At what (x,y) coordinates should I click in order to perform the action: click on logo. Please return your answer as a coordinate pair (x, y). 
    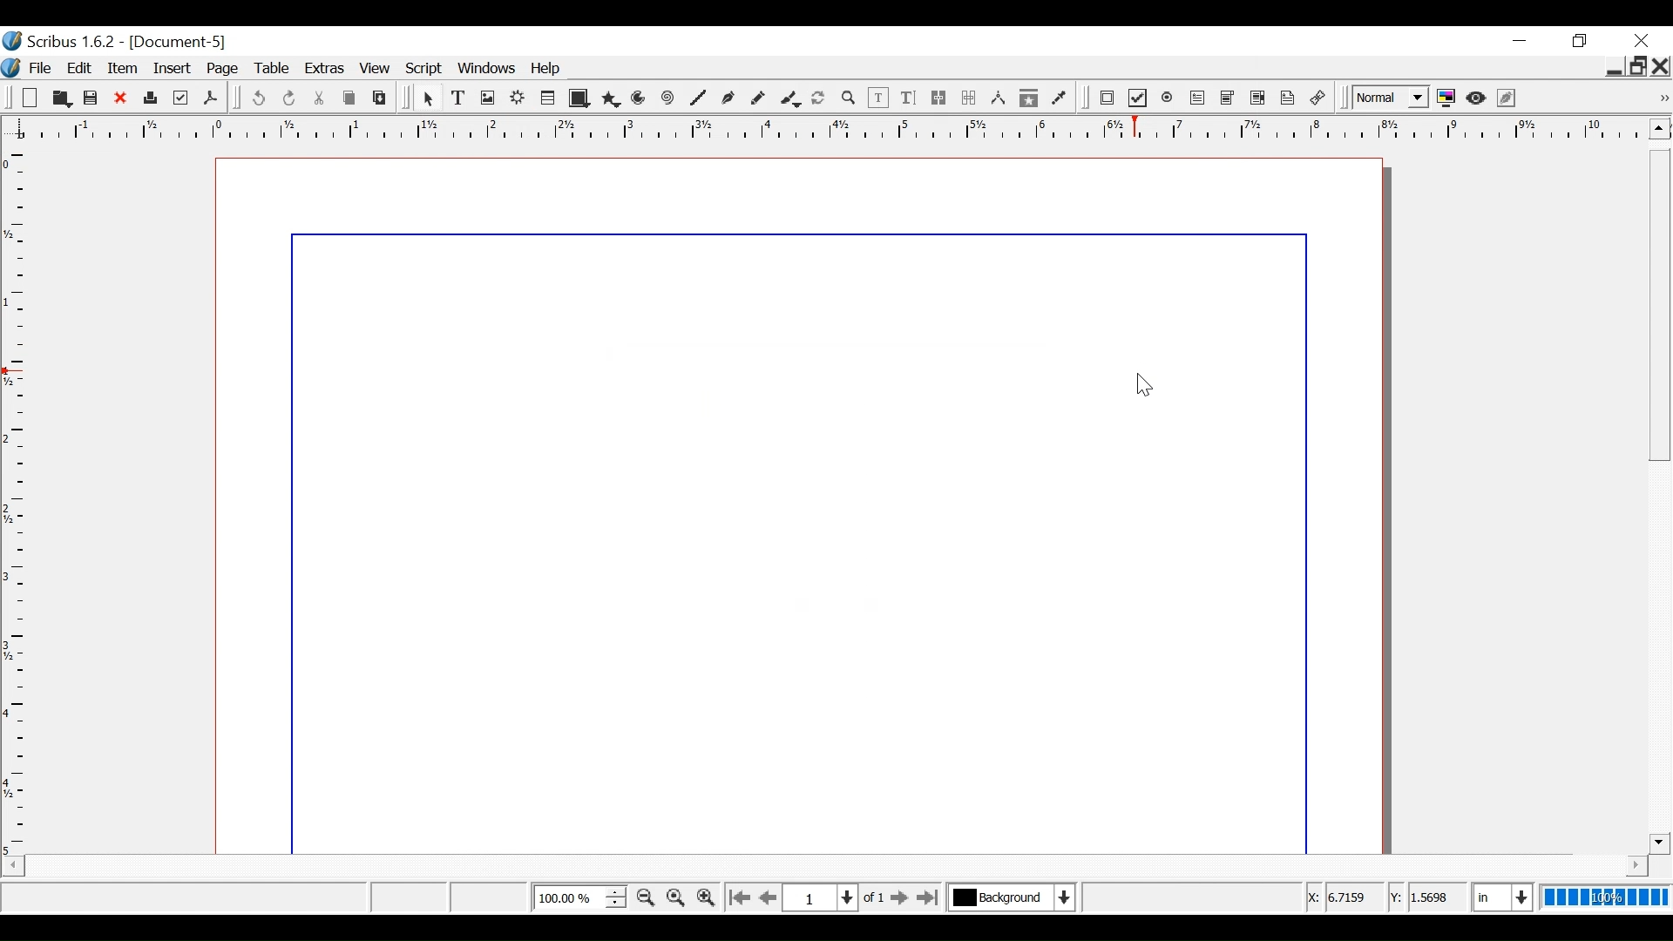
    Looking at the image, I should click on (10, 66).